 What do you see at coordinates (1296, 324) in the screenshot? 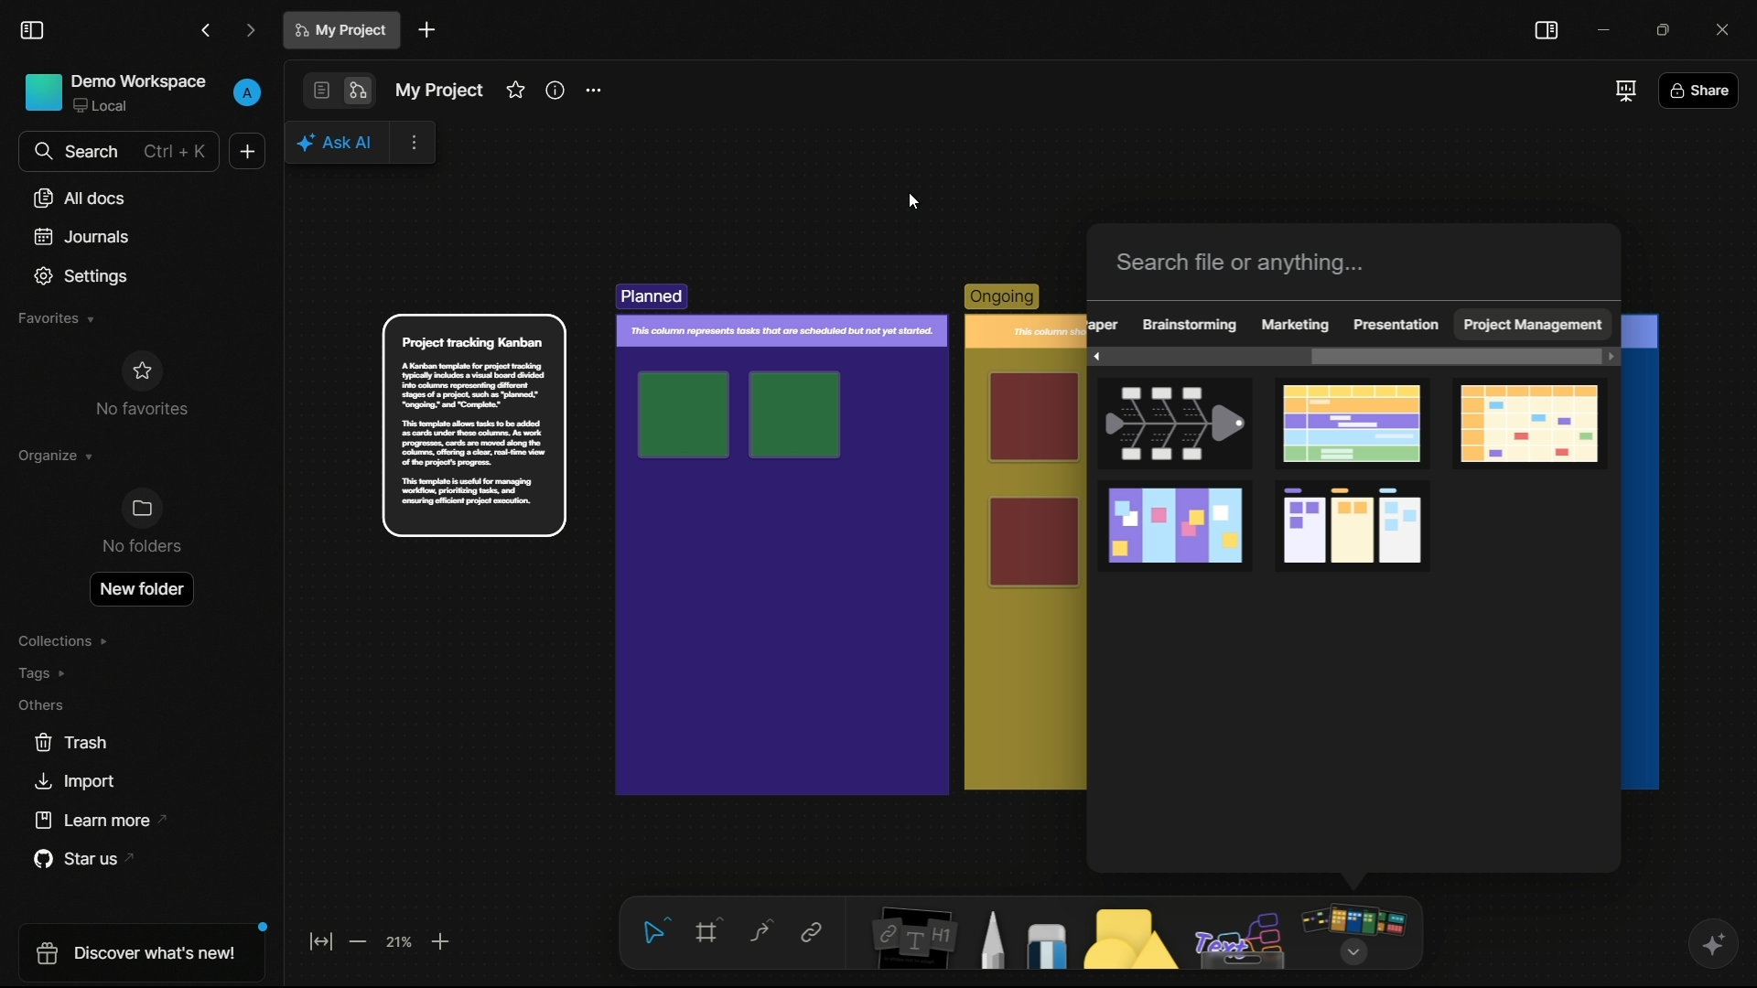
I see `marketing` at bounding box center [1296, 324].